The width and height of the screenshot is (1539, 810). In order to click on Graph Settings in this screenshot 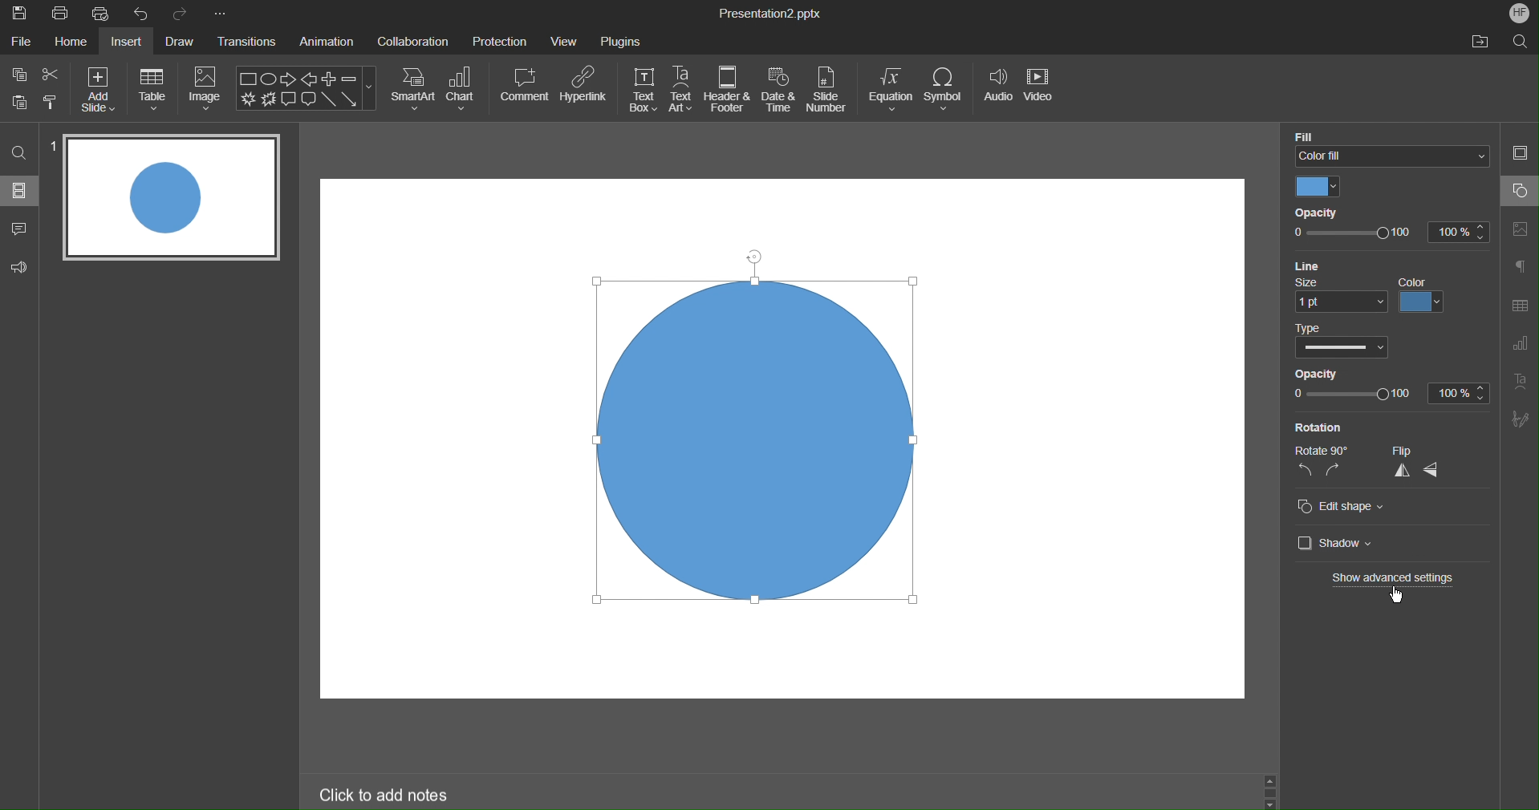, I will do `click(1517, 346)`.